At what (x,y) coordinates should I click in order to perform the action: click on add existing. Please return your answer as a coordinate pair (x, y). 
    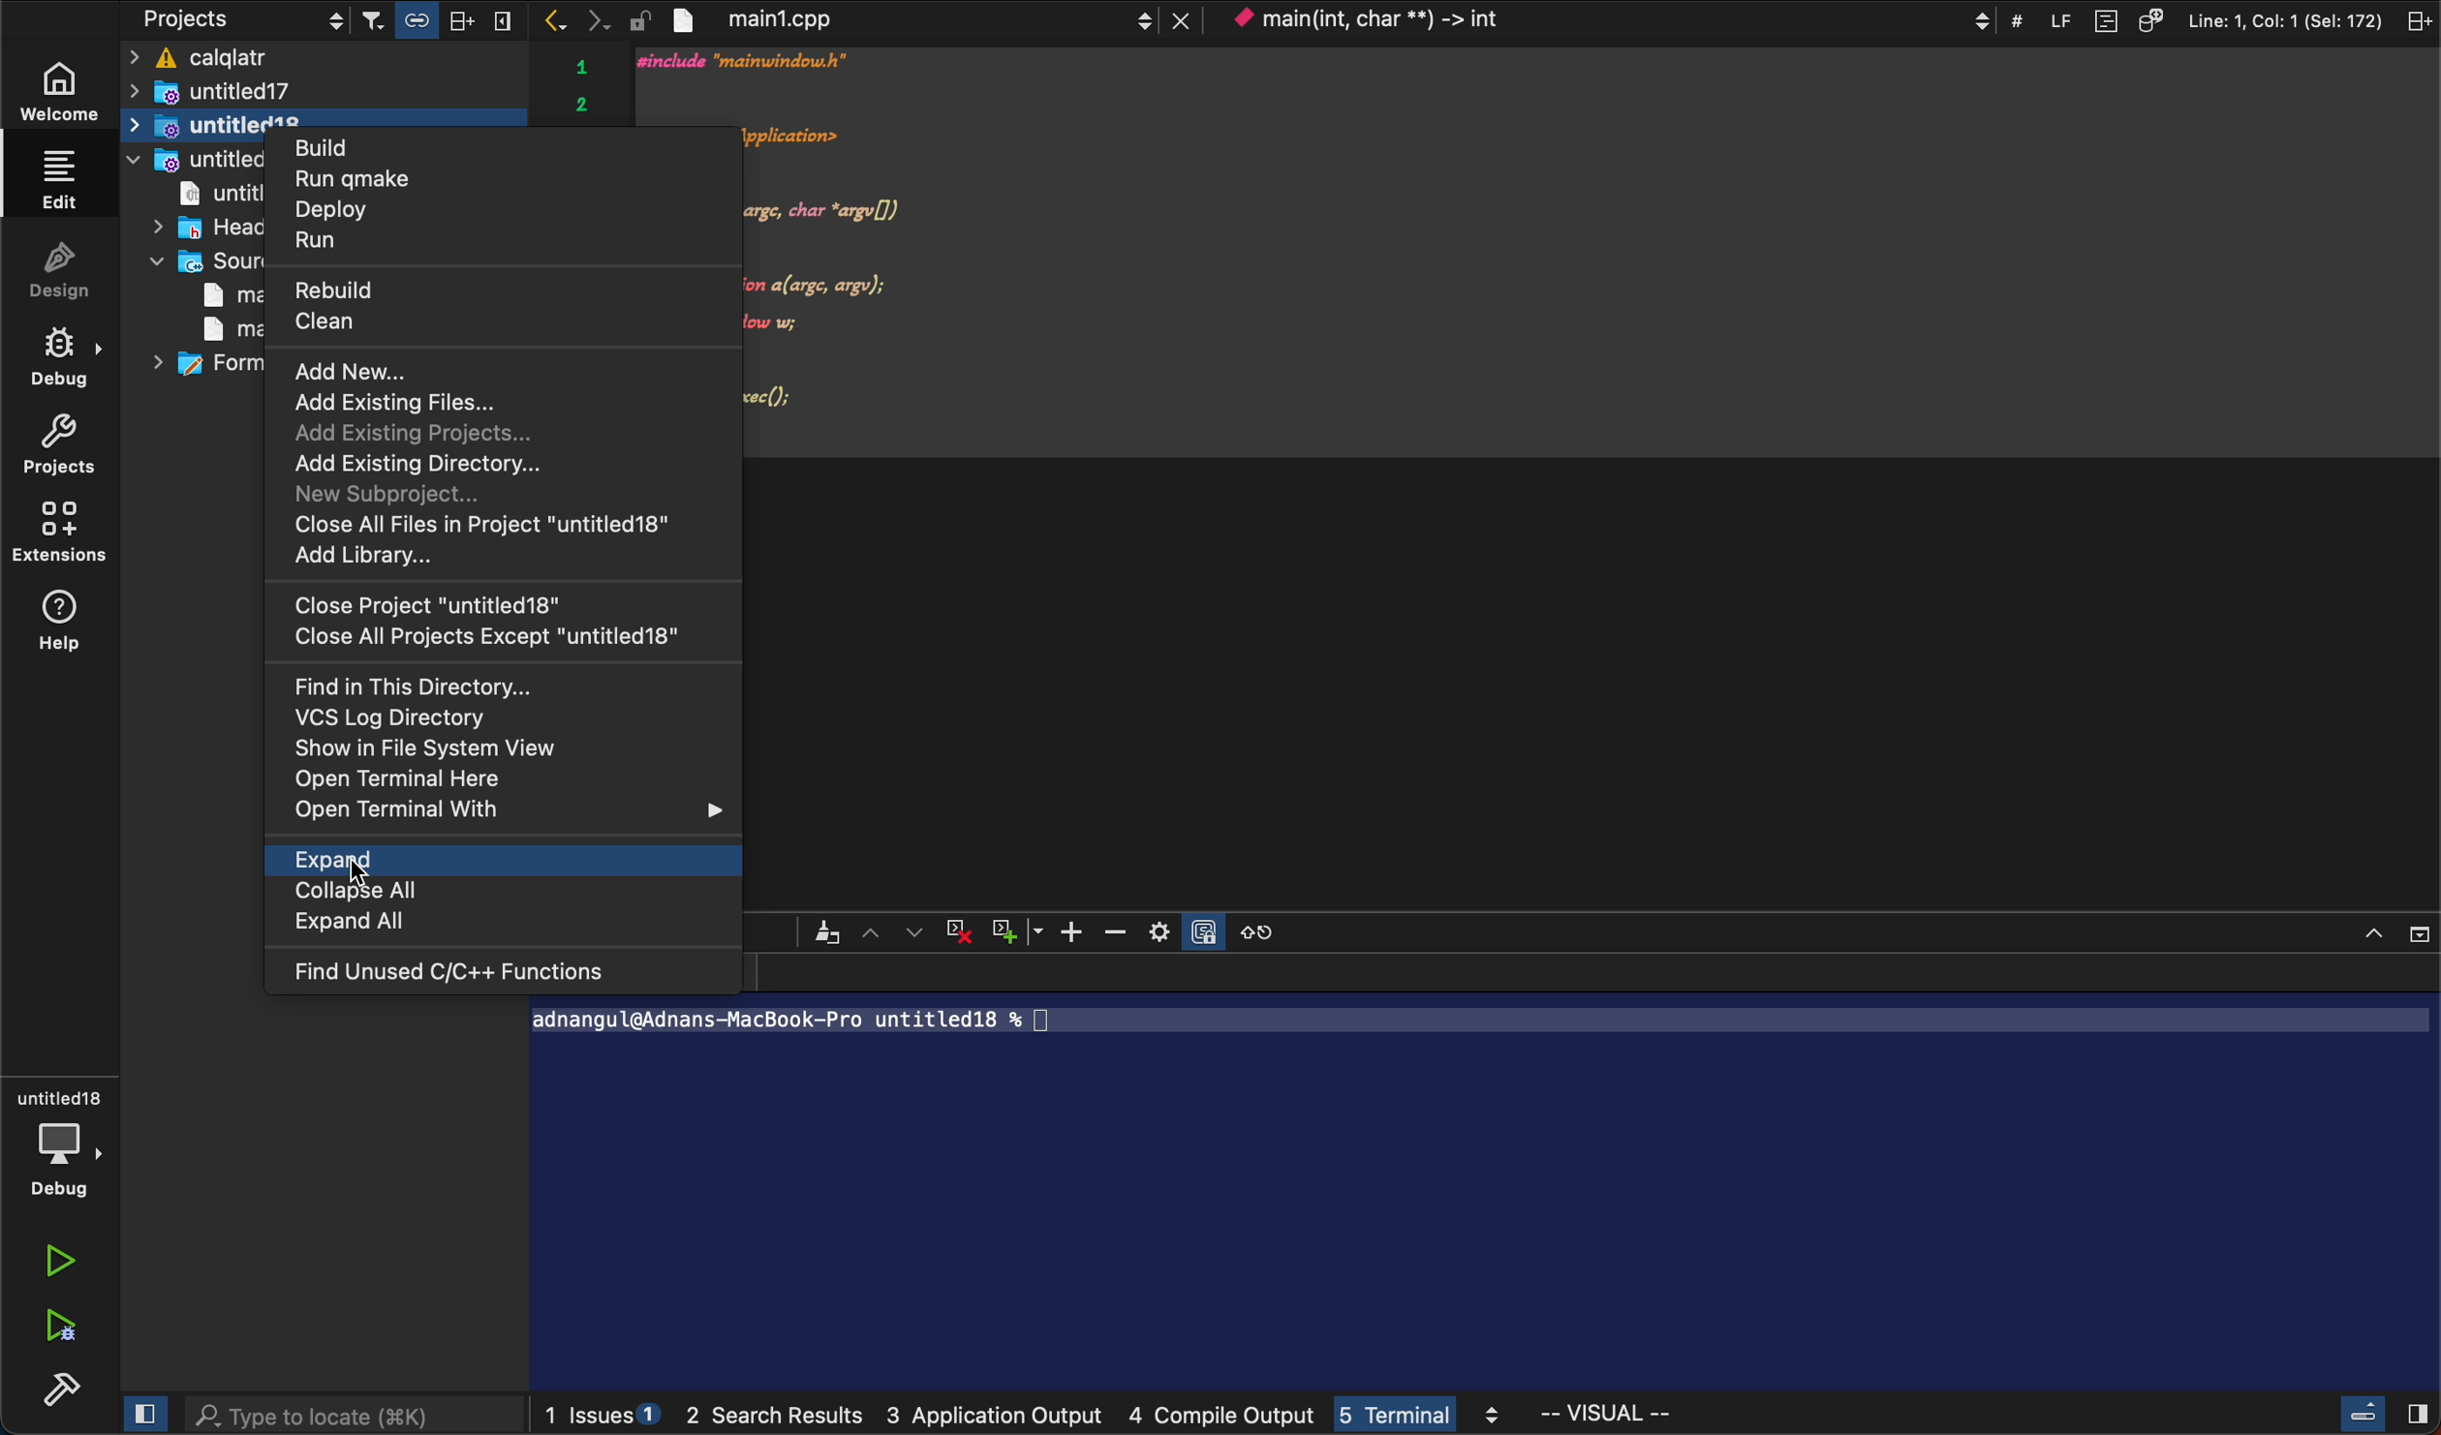
    Looking at the image, I should click on (423, 403).